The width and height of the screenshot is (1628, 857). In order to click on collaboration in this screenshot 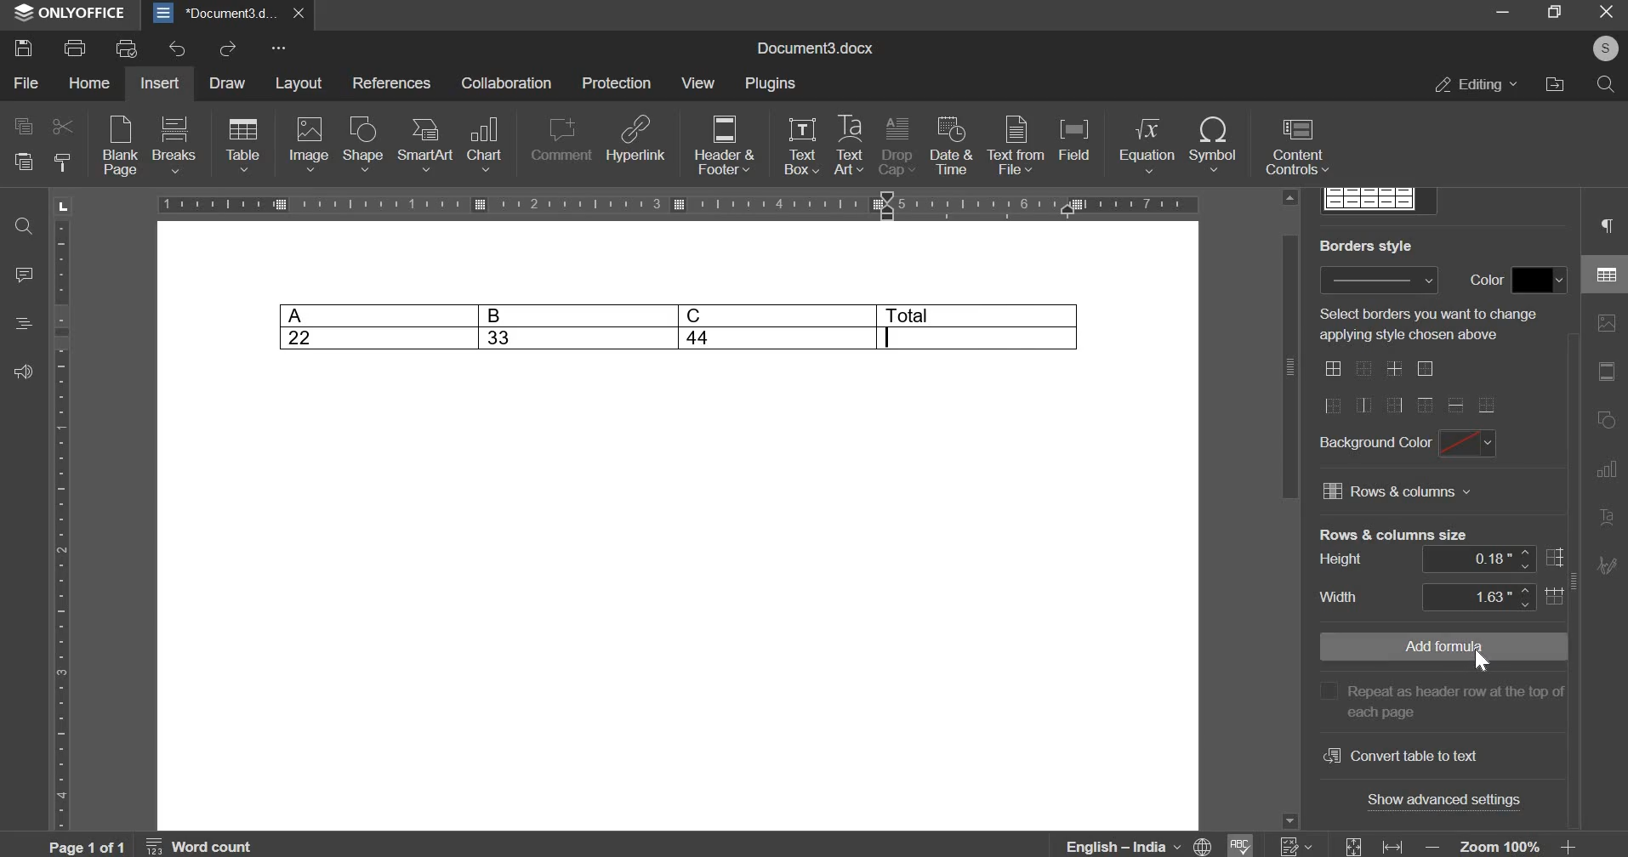, I will do `click(511, 83)`.